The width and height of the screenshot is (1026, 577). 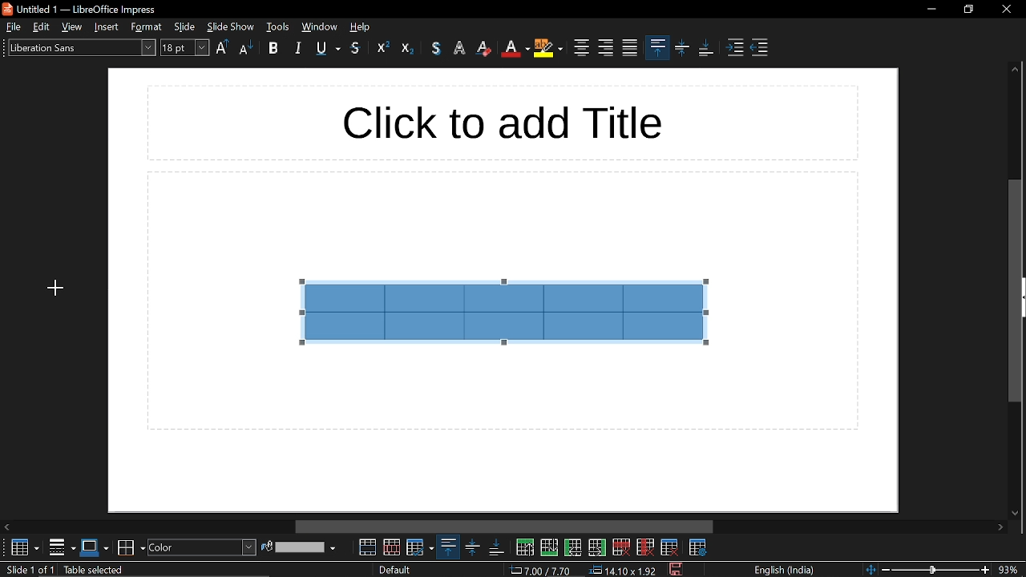 What do you see at coordinates (357, 50) in the screenshot?
I see `strikethrough` at bounding box center [357, 50].